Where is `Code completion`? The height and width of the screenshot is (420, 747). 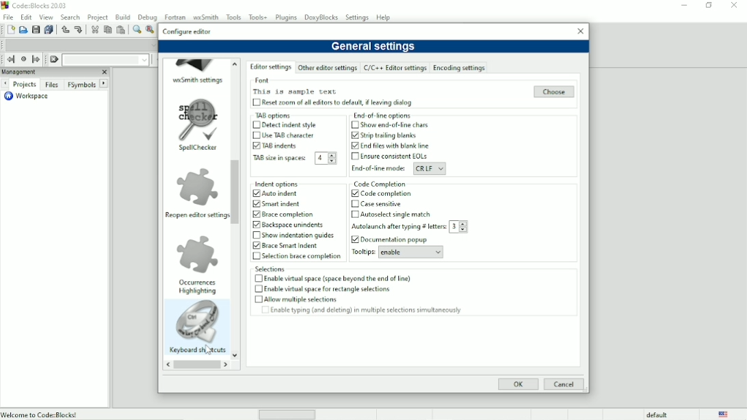
Code completion is located at coordinates (413, 183).